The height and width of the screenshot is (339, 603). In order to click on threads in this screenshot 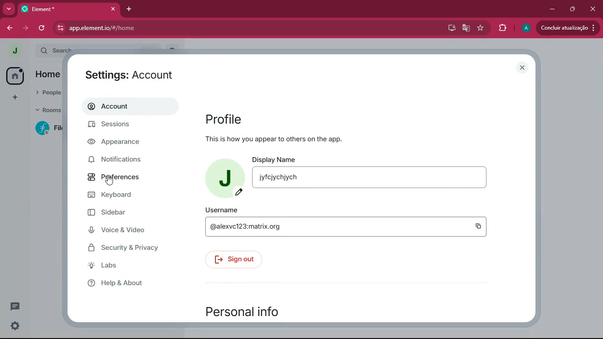, I will do `click(15, 307)`.